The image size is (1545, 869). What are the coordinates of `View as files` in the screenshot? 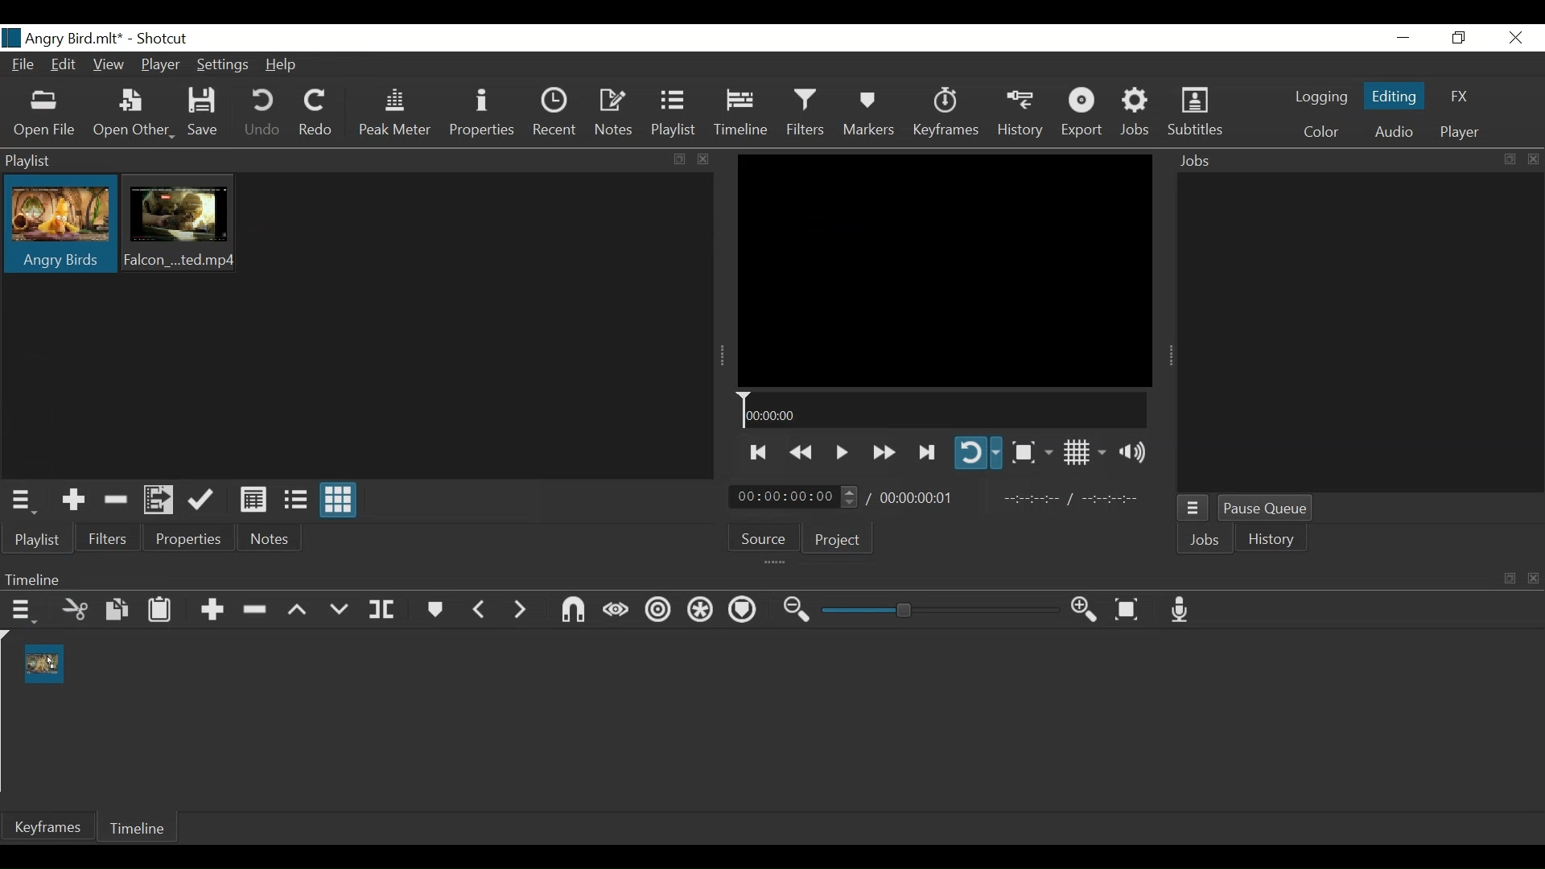 It's located at (294, 498).